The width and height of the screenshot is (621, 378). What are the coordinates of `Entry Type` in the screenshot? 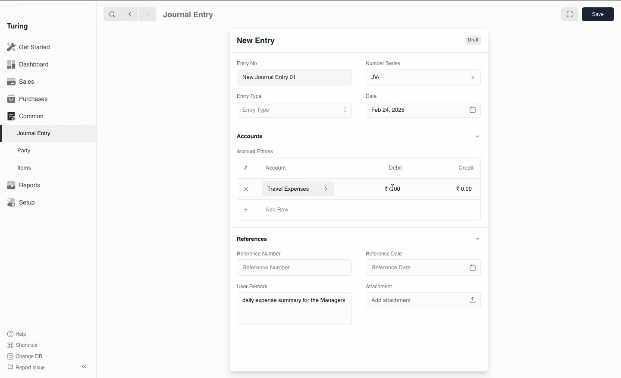 It's located at (294, 110).